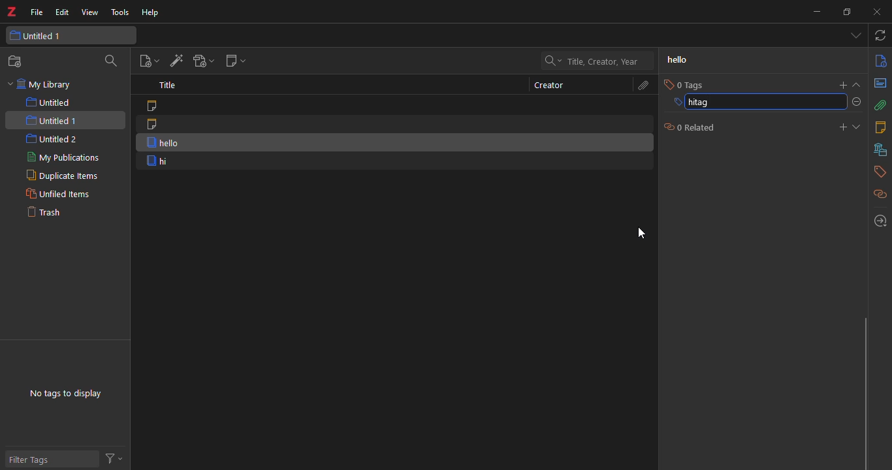 The width and height of the screenshot is (892, 470). What do you see at coordinates (69, 388) in the screenshot?
I see `no tags to display` at bounding box center [69, 388].